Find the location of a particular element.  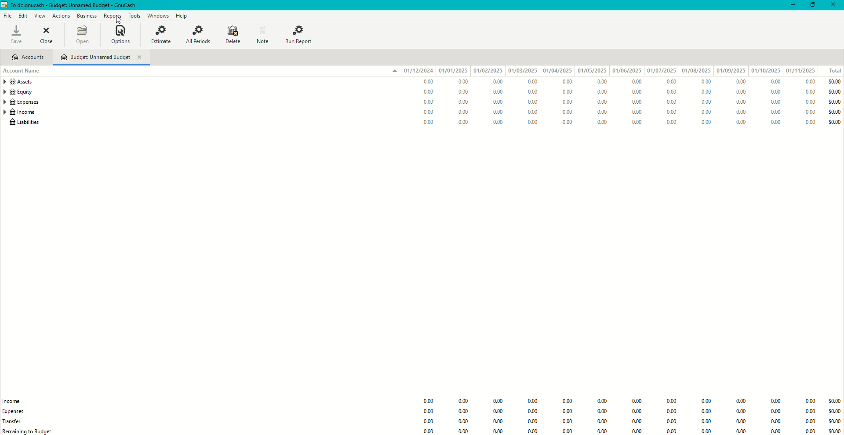

Trade is located at coordinates (16, 420).